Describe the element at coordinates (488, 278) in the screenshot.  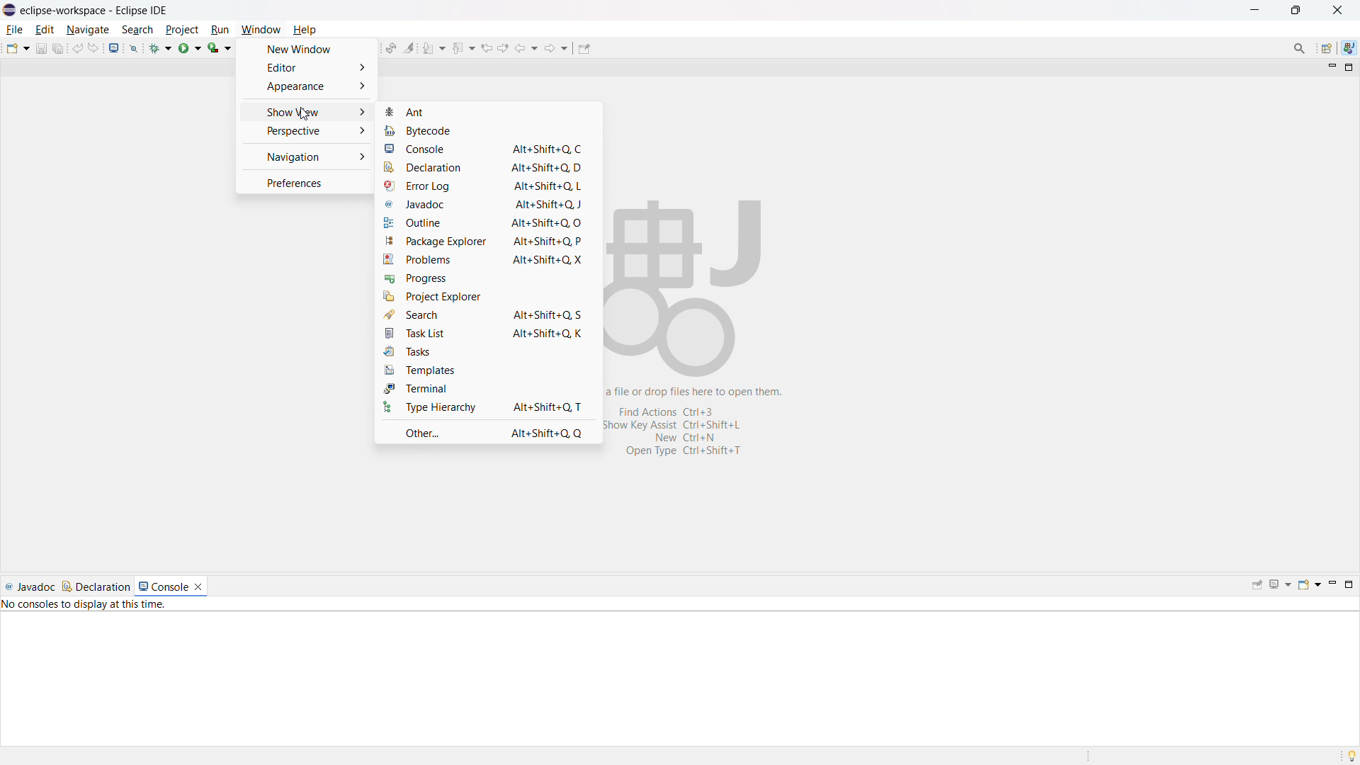
I see `progress` at that location.